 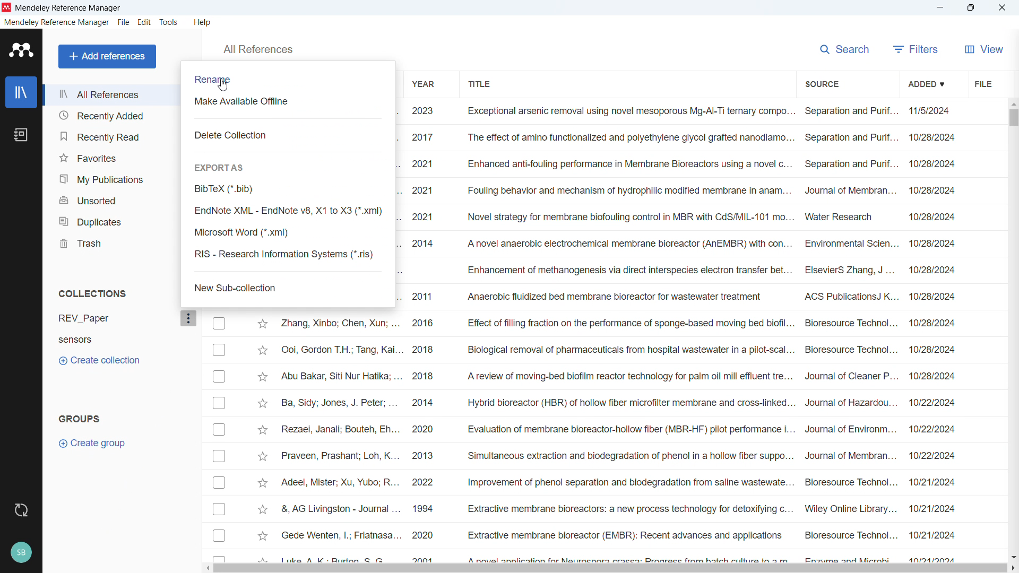 What do you see at coordinates (234, 134) in the screenshot?
I see `Data collection ` at bounding box center [234, 134].